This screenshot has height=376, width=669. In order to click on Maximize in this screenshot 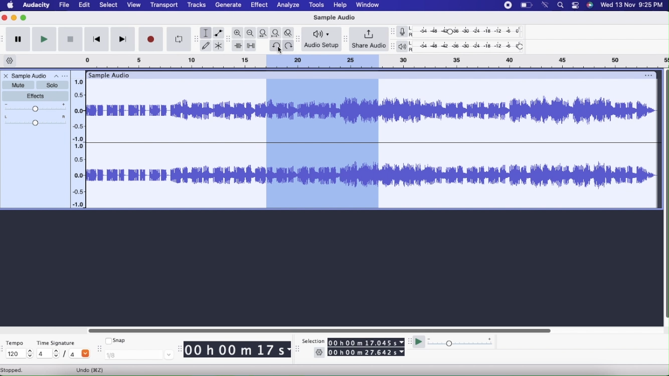, I will do `click(25, 18)`.